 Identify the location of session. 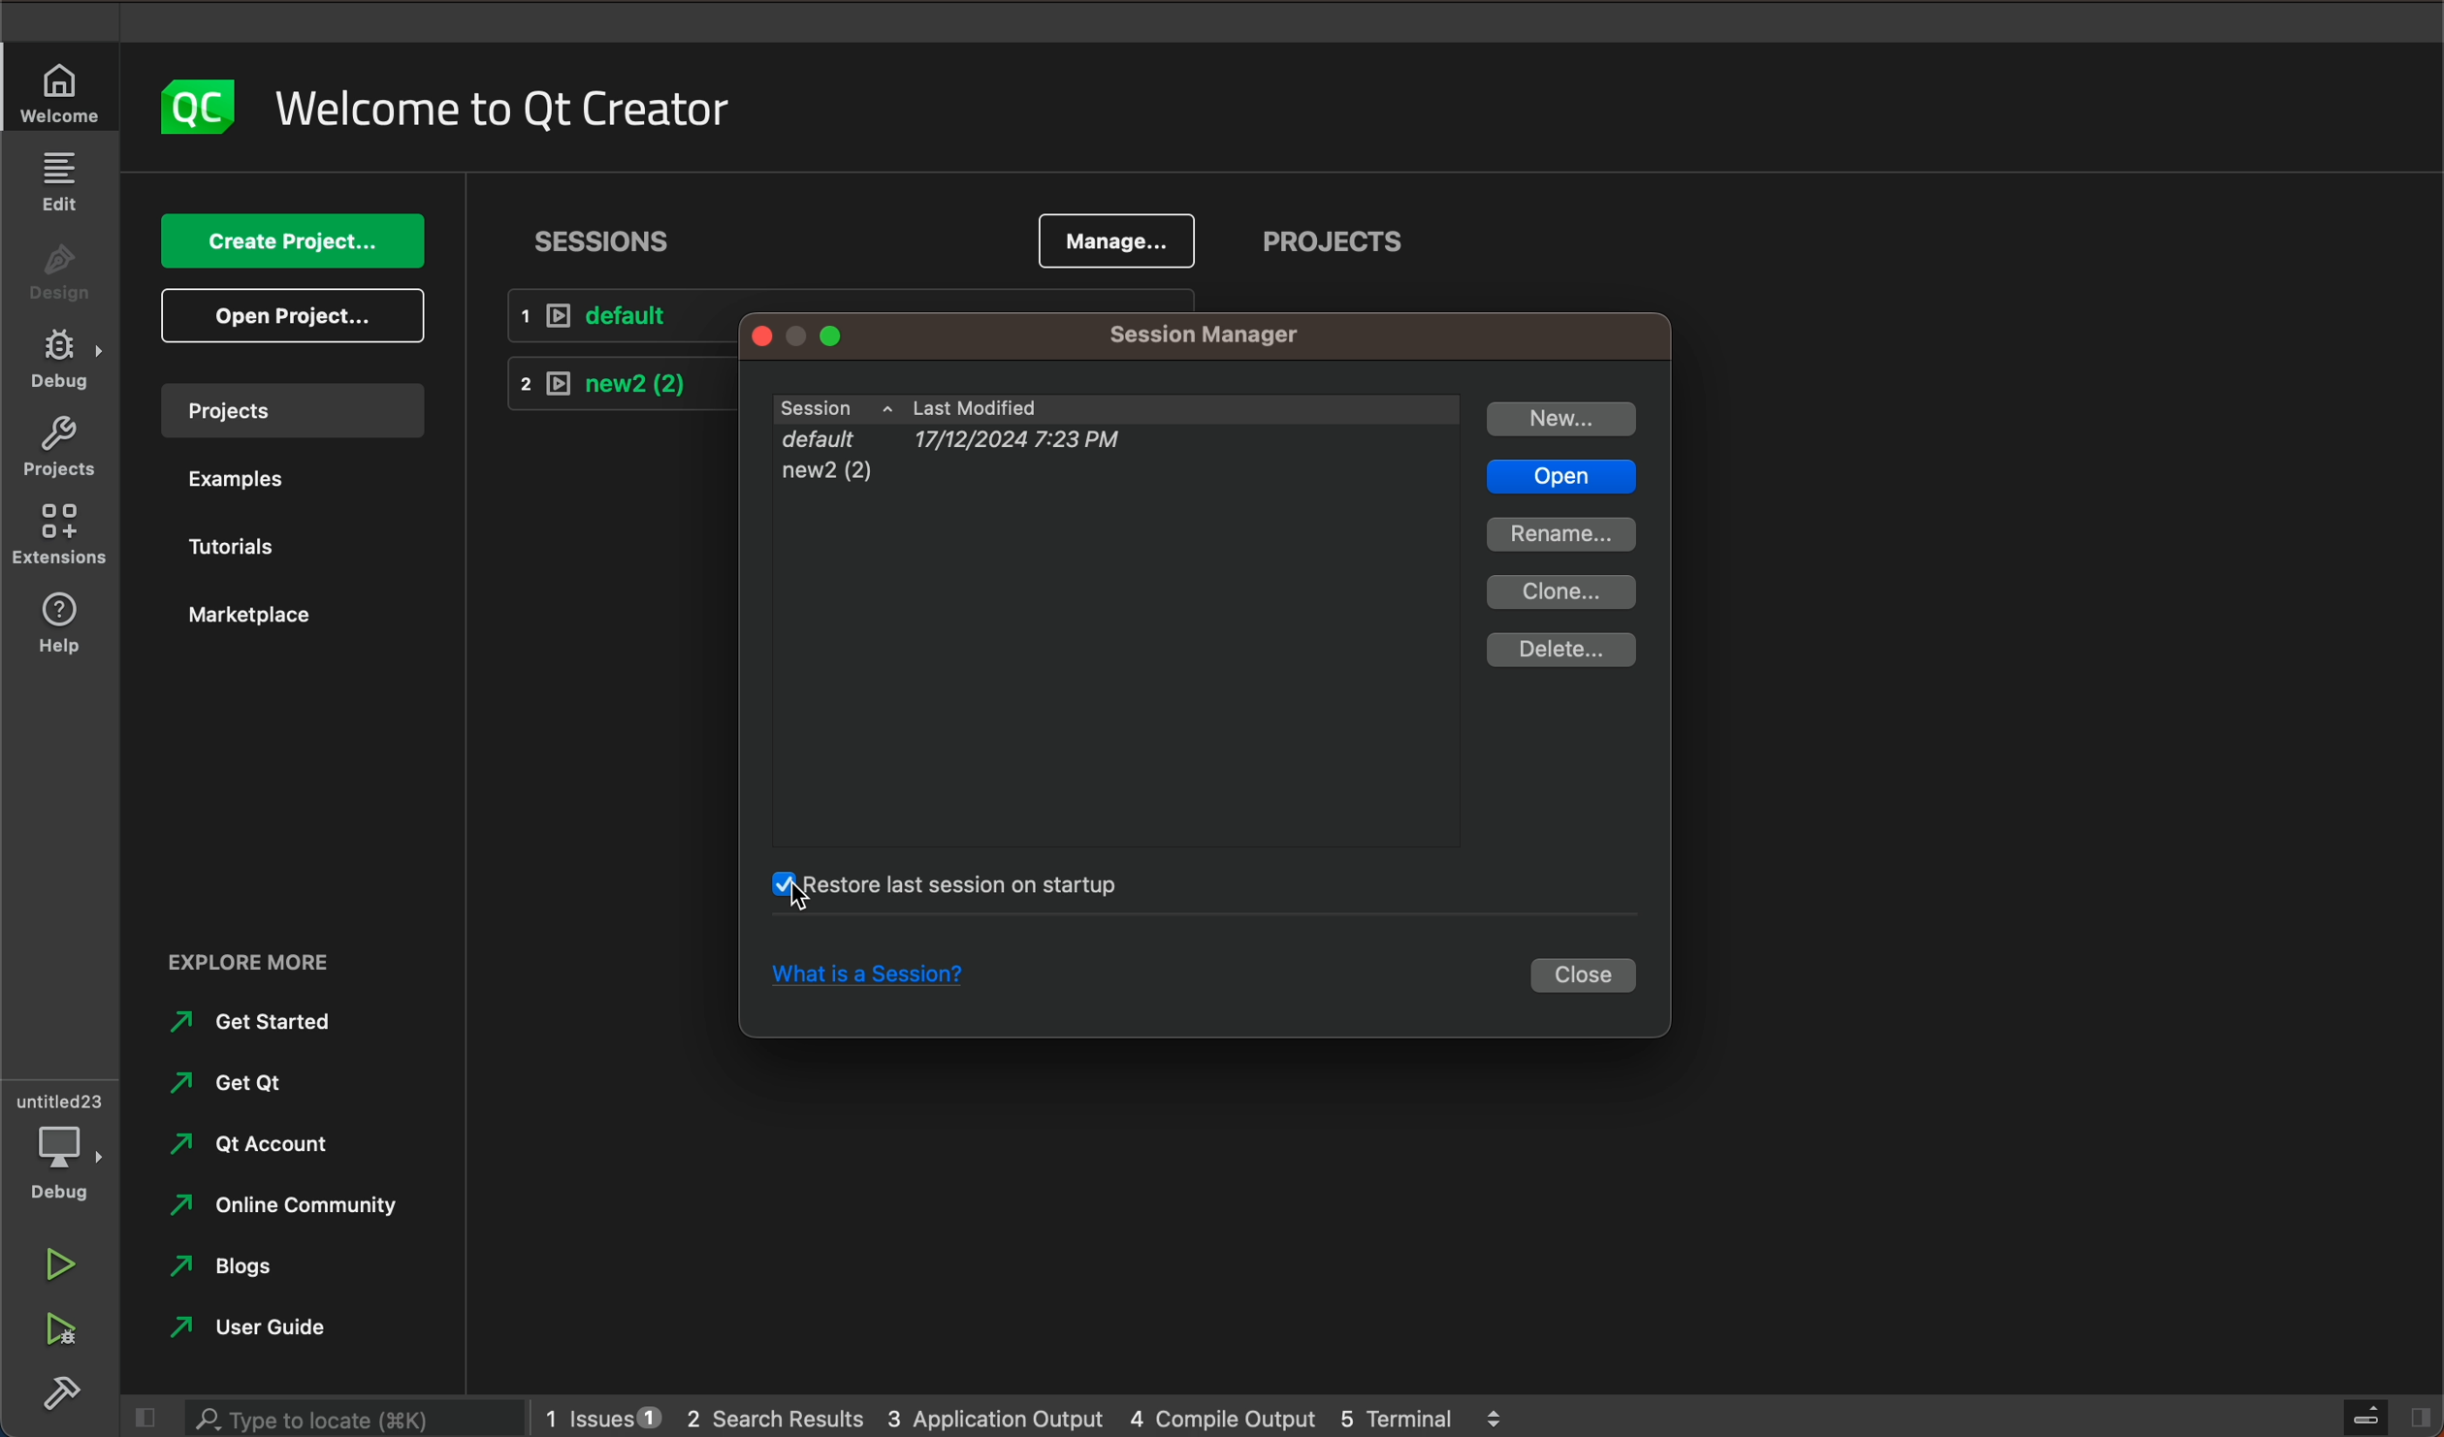
(874, 975).